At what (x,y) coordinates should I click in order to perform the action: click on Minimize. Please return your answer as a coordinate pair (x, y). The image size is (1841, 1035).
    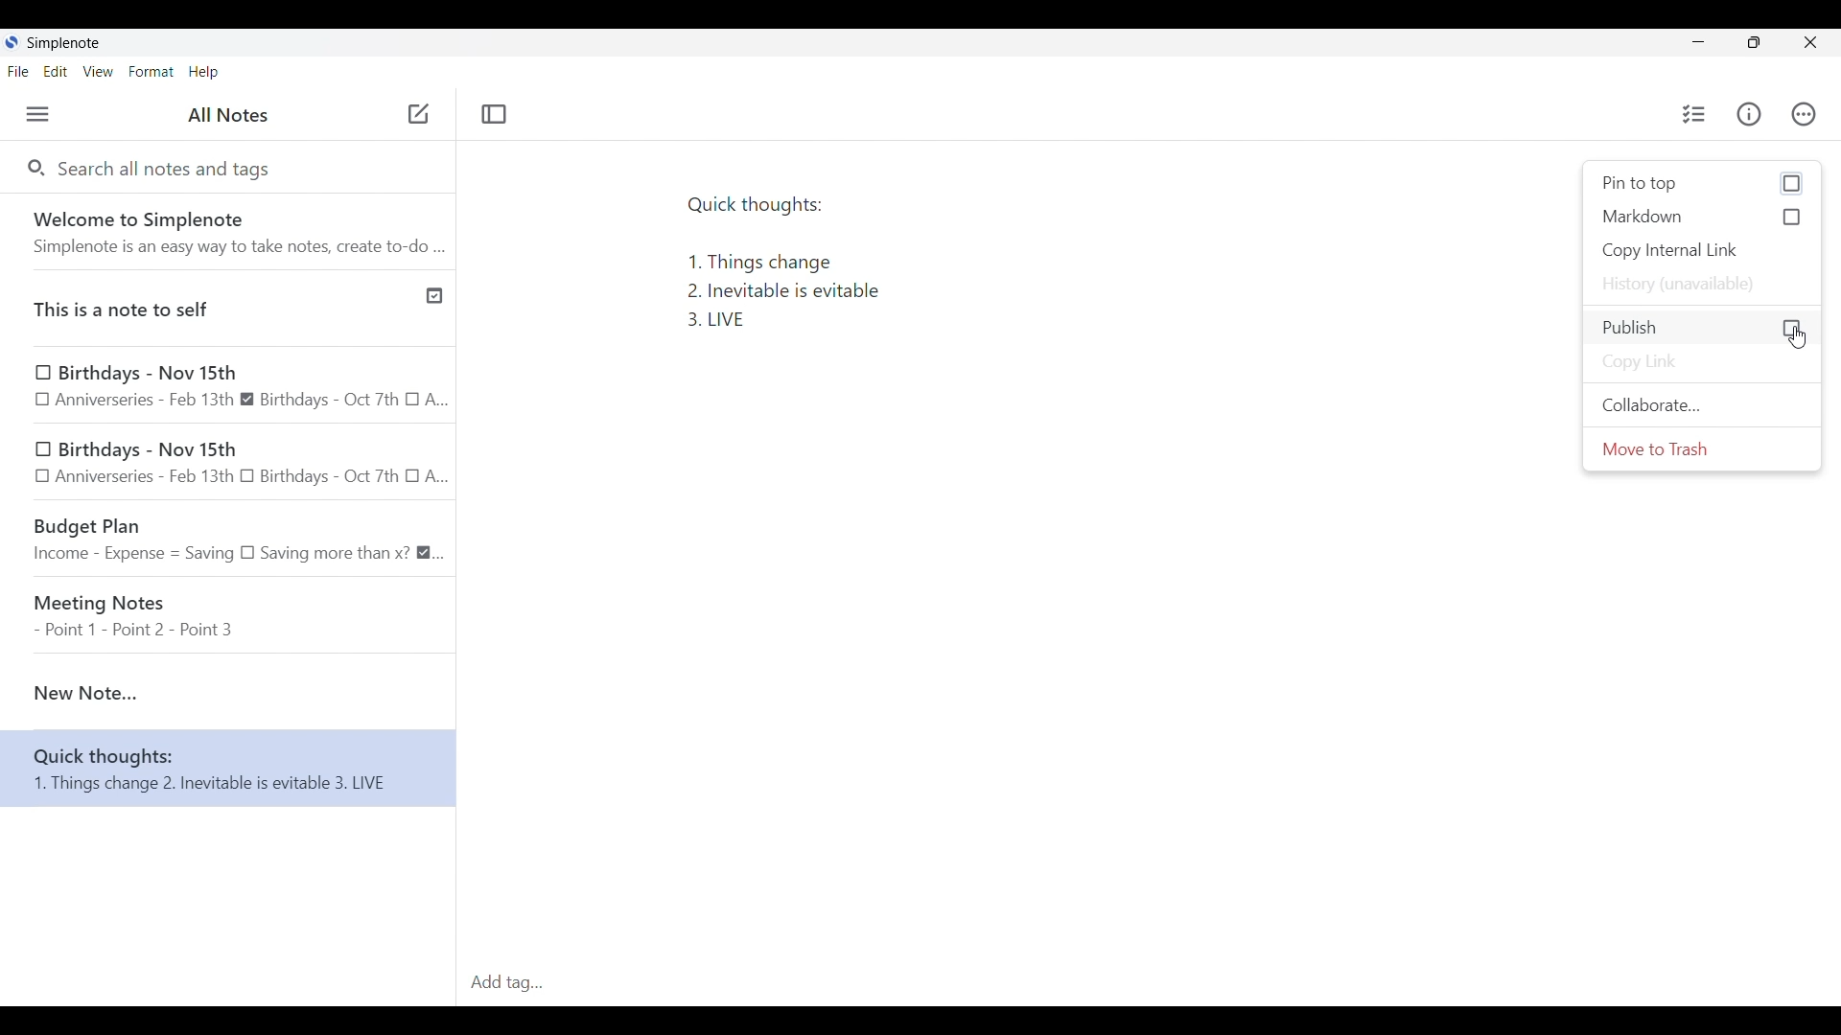
    Looking at the image, I should click on (1698, 42).